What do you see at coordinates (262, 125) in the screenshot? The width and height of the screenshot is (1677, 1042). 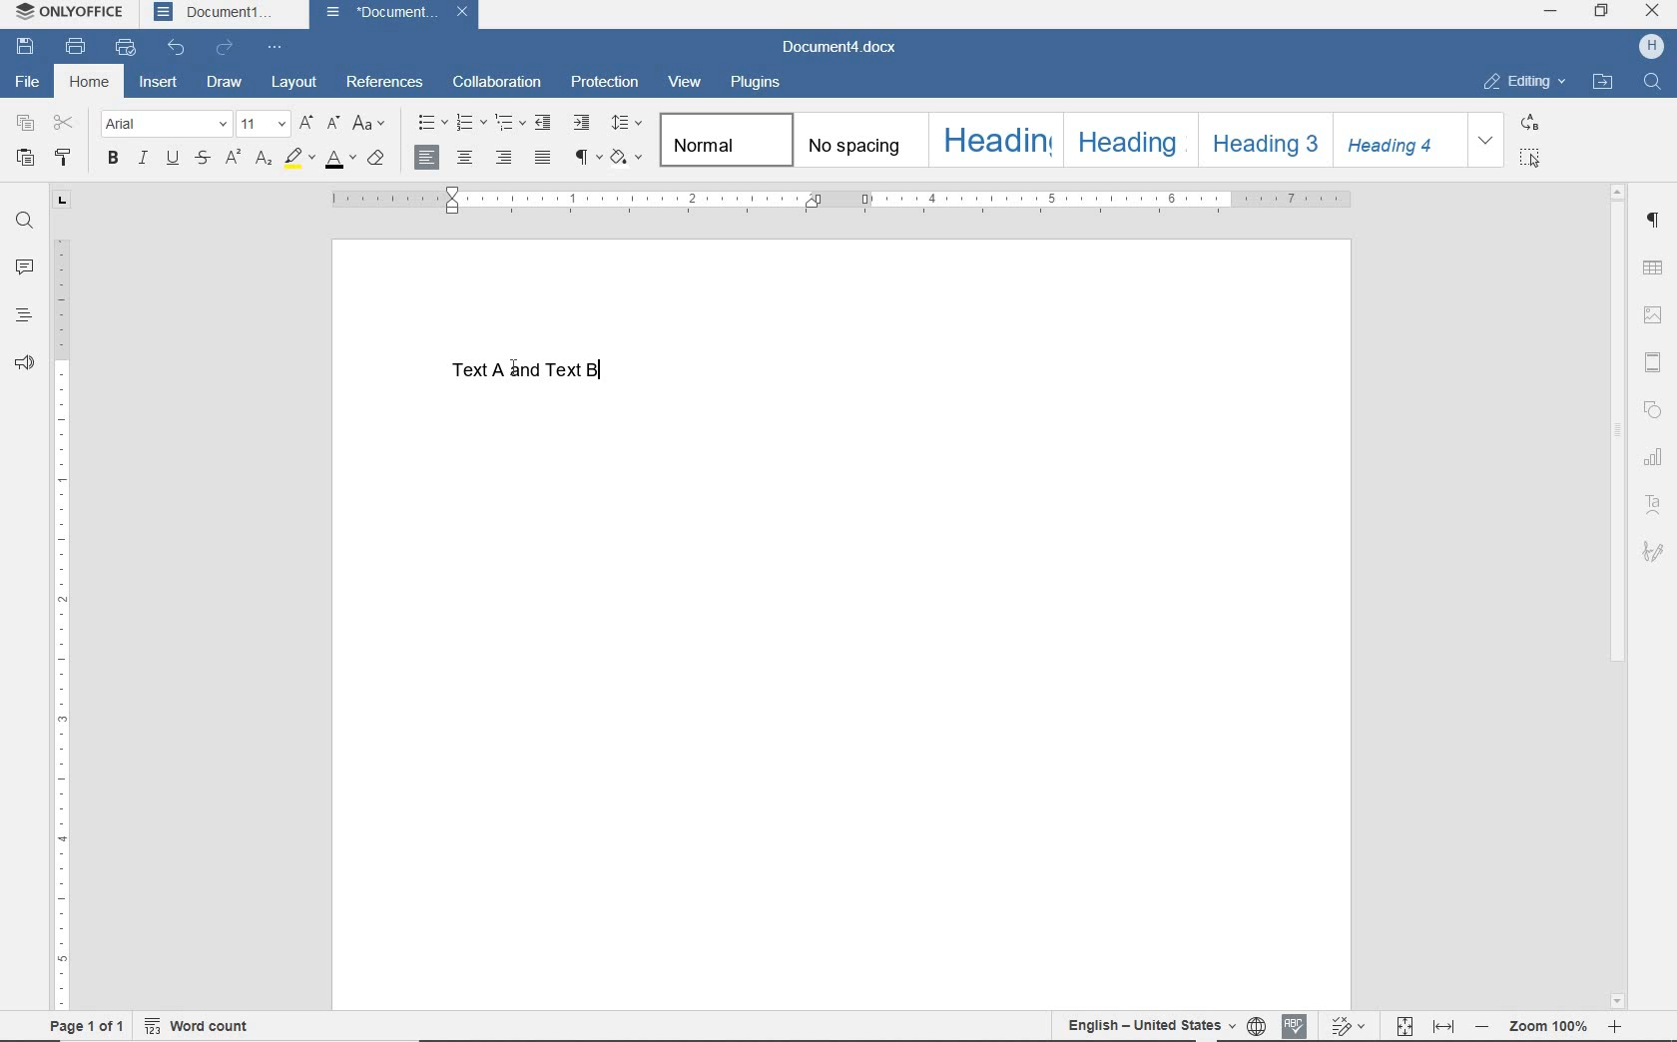 I see `FONT SIZE` at bounding box center [262, 125].